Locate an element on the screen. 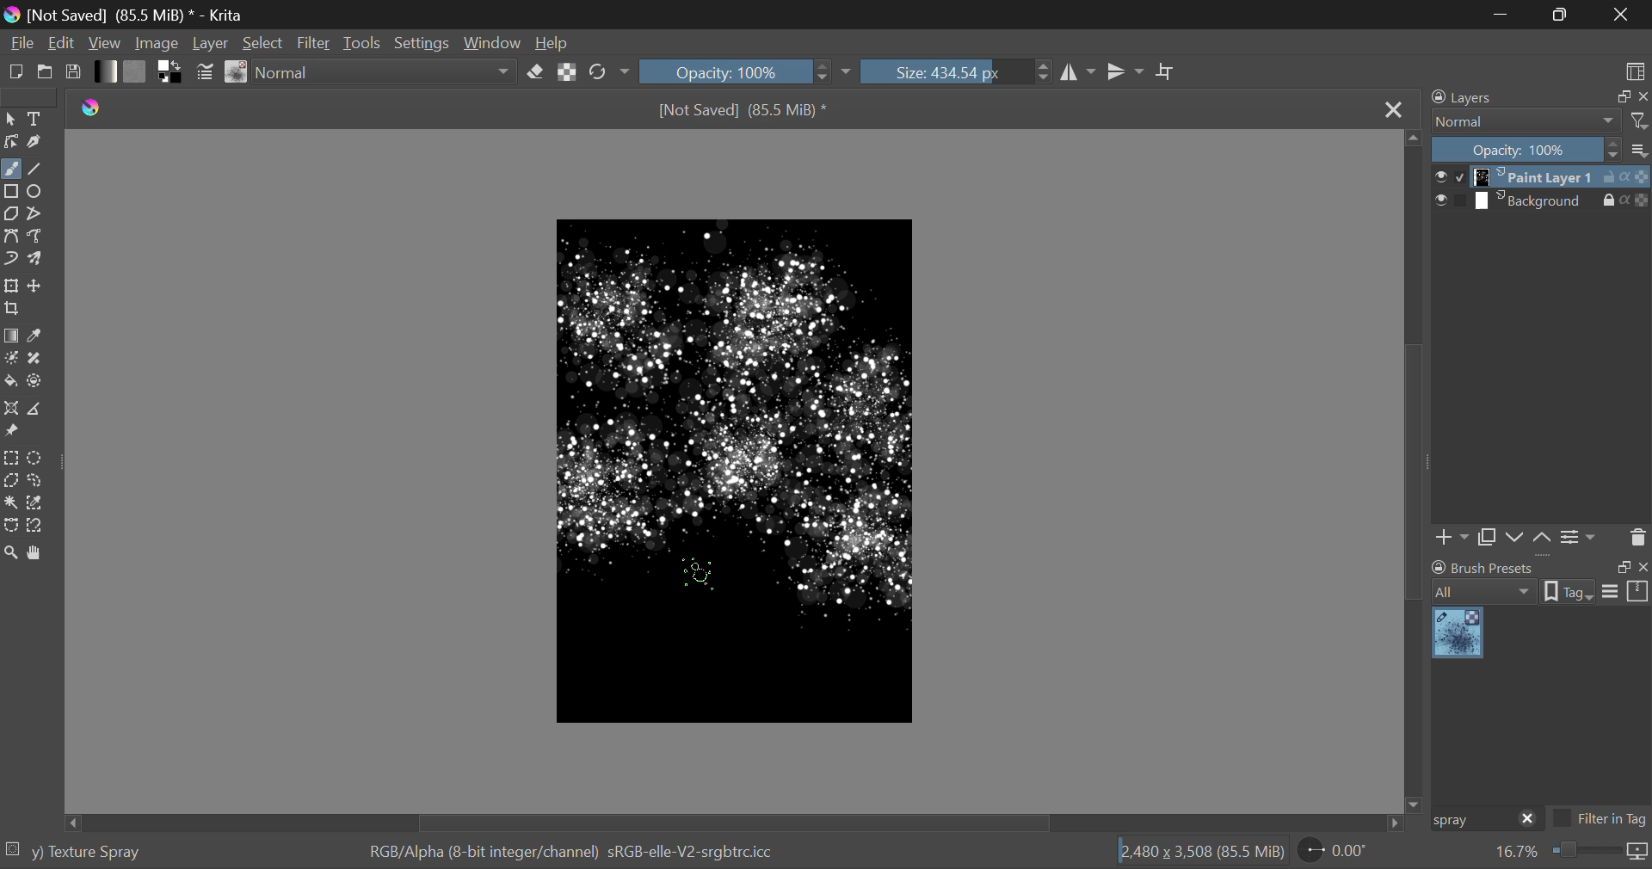 The height and width of the screenshot is (869, 1652). Bezier Curve Selection is located at coordinates (12, 527).